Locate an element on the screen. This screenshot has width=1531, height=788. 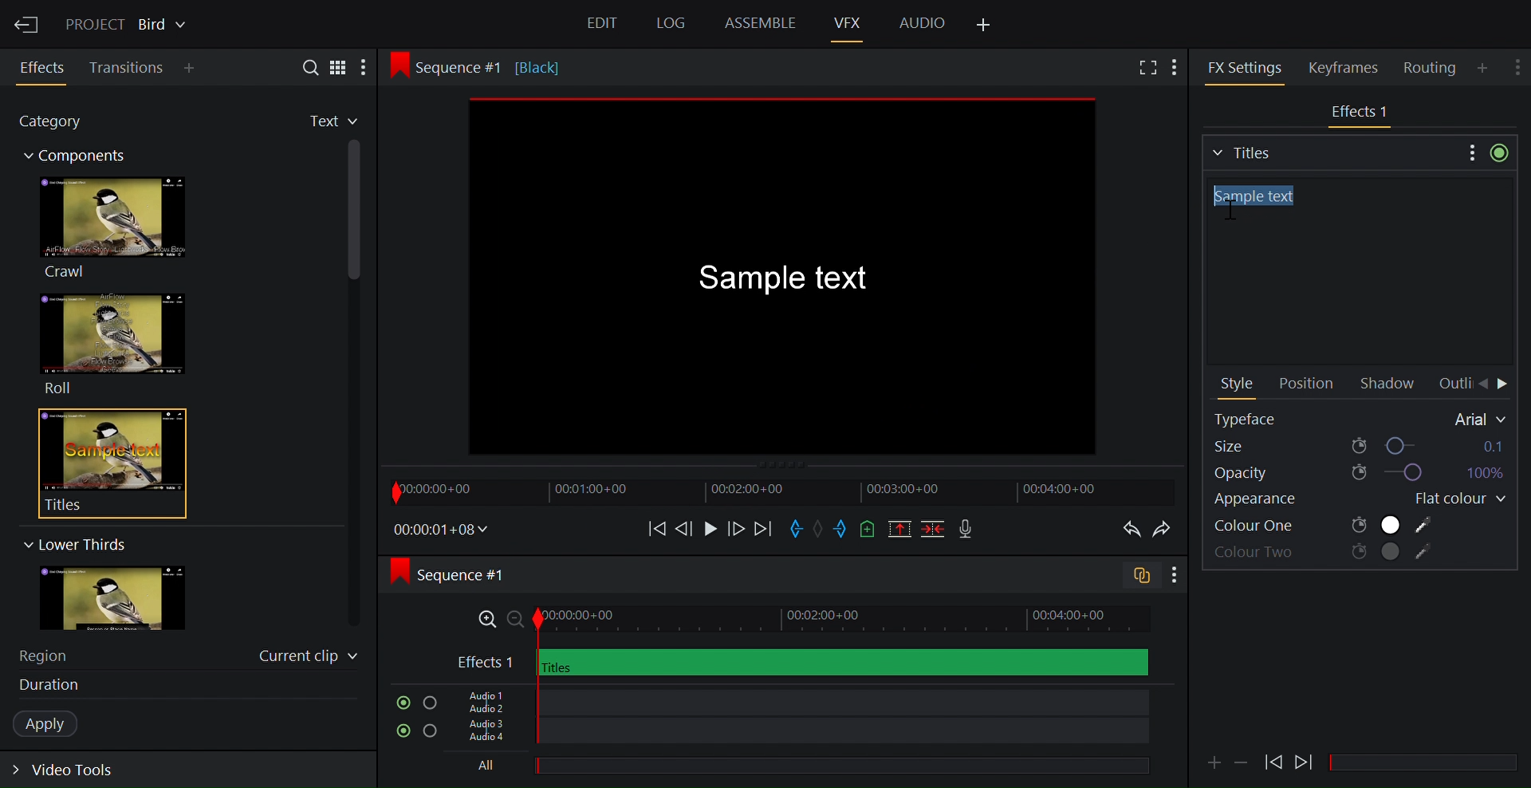
Show settings menu is located at coordinates (1173, 576).